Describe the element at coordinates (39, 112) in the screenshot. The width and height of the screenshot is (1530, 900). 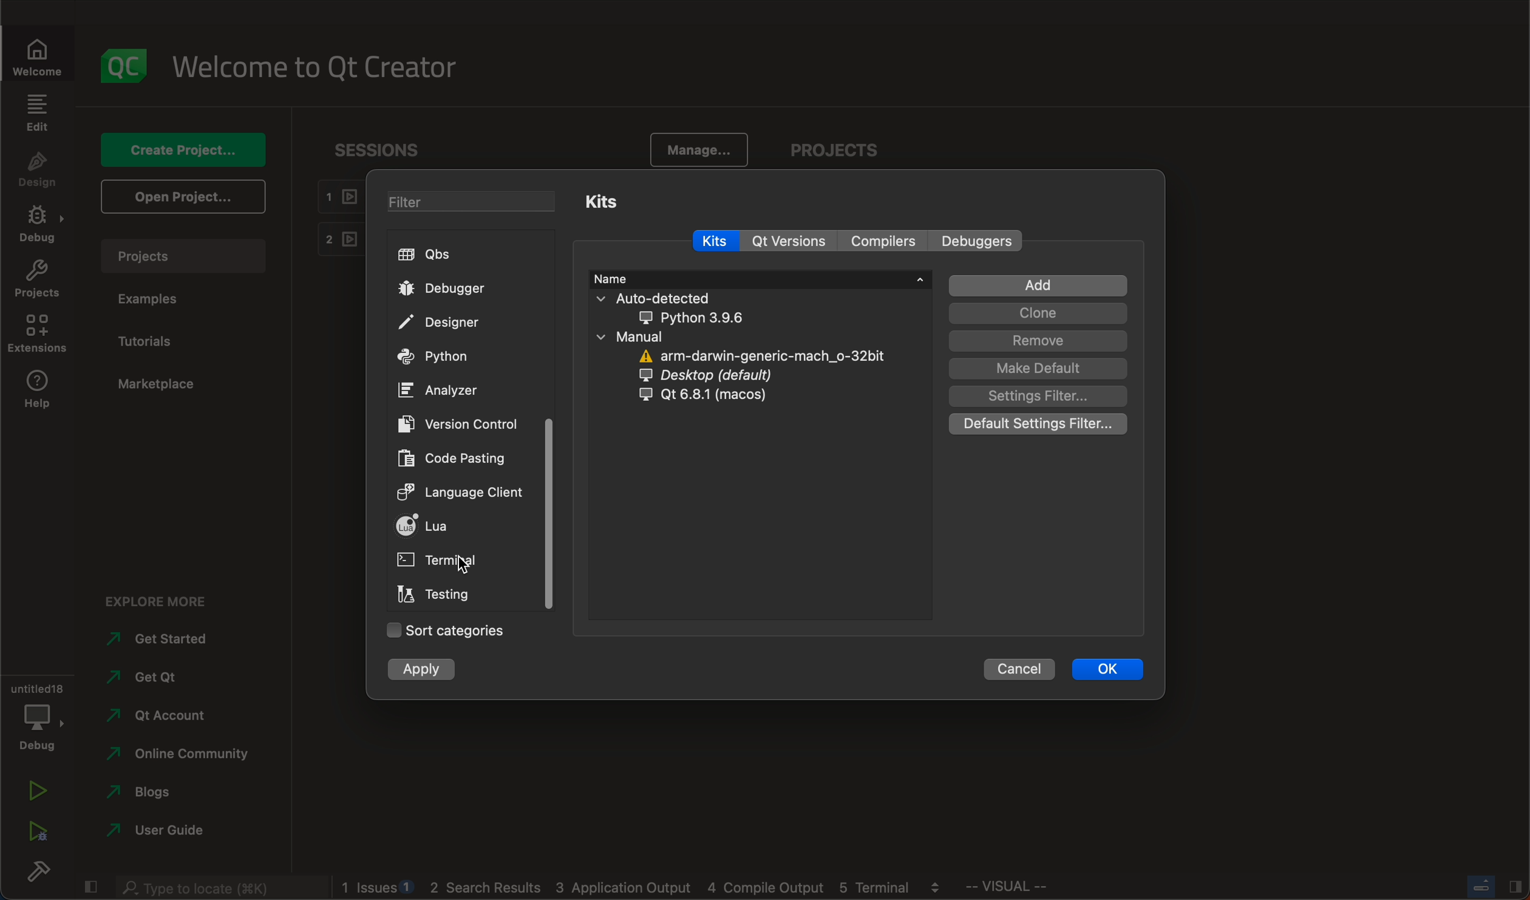
I see `edit` at that location.